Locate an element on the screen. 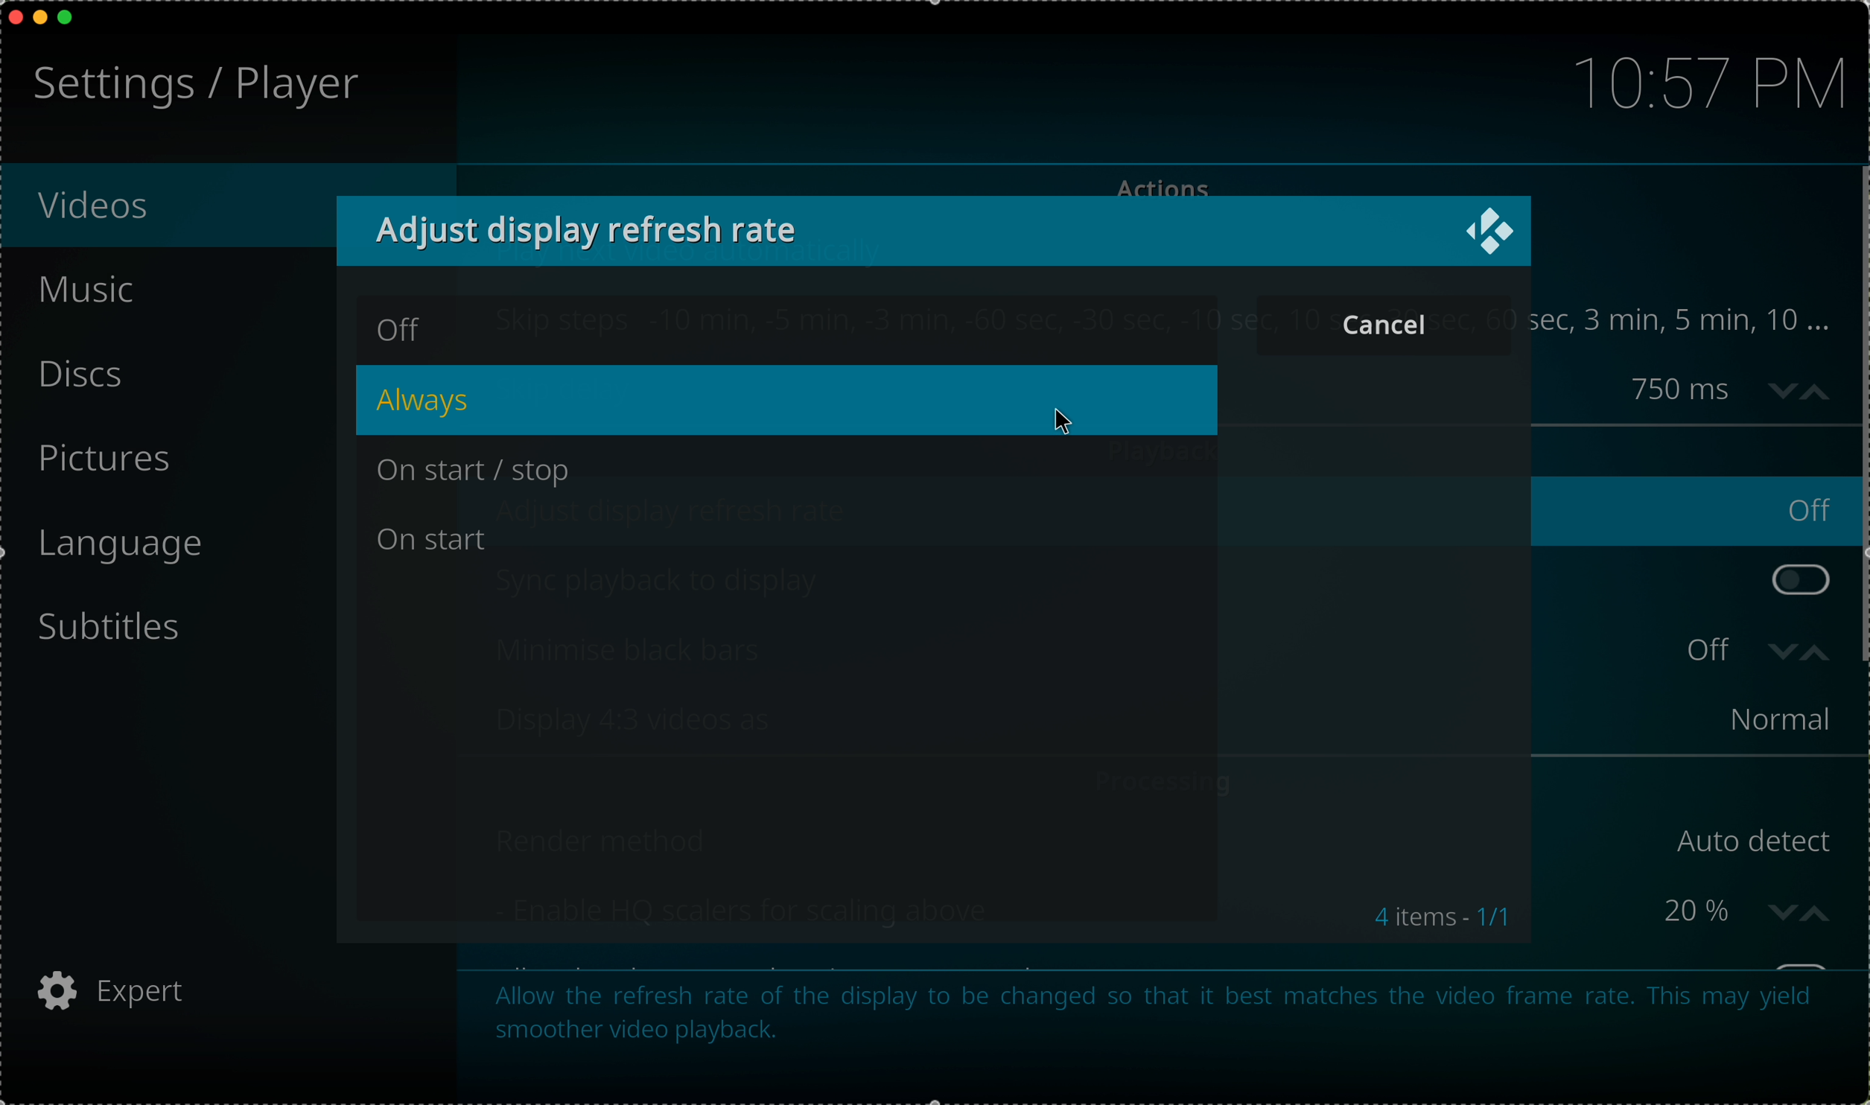 This screenshot has height=1105, width=1870. on start is located at coordinates (436, 539).